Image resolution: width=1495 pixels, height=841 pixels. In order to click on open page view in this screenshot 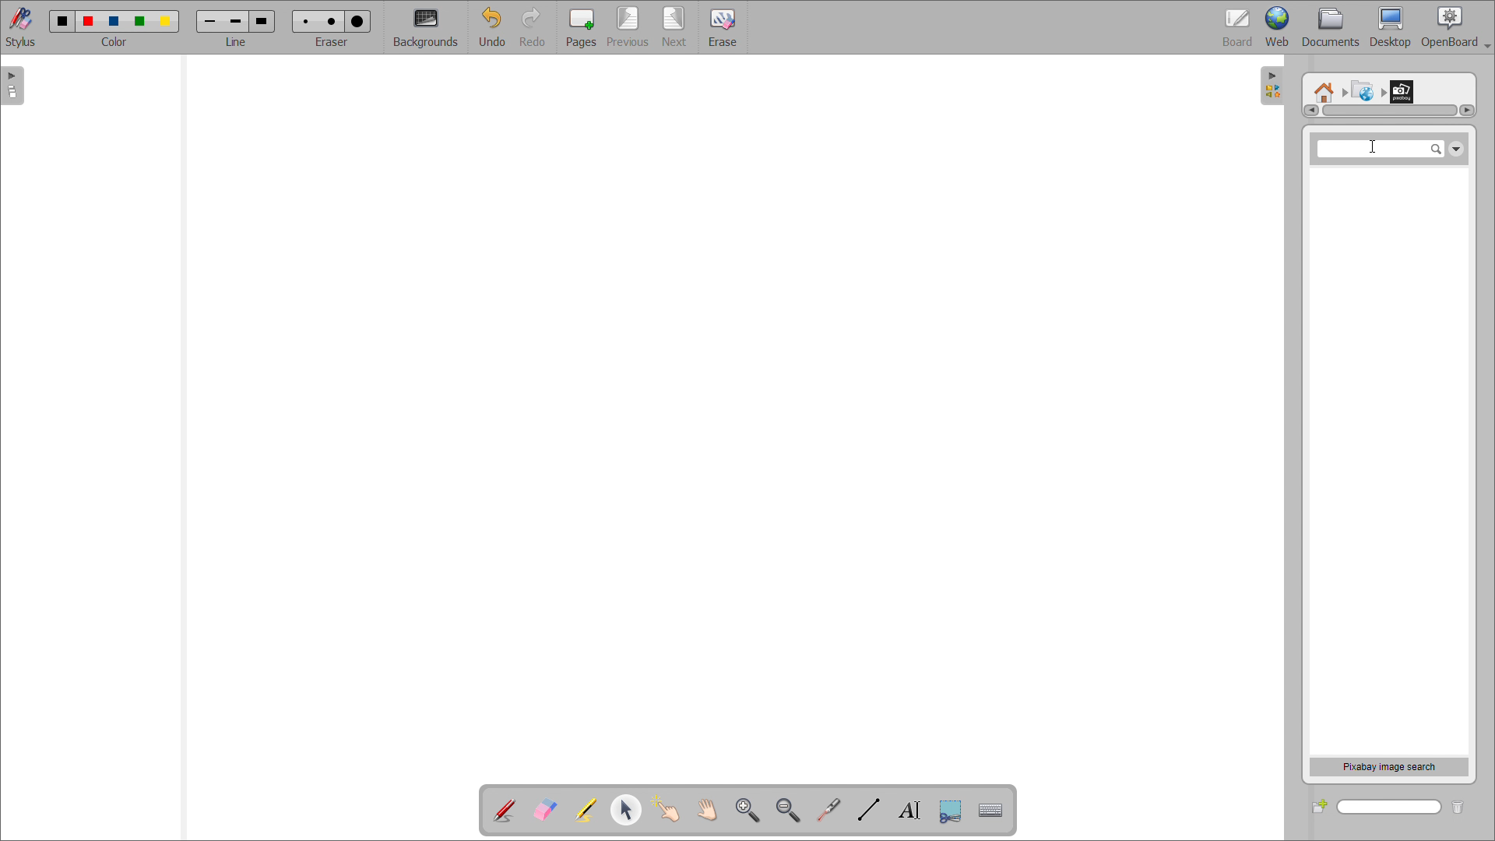, I will do `click(12, 86)`.